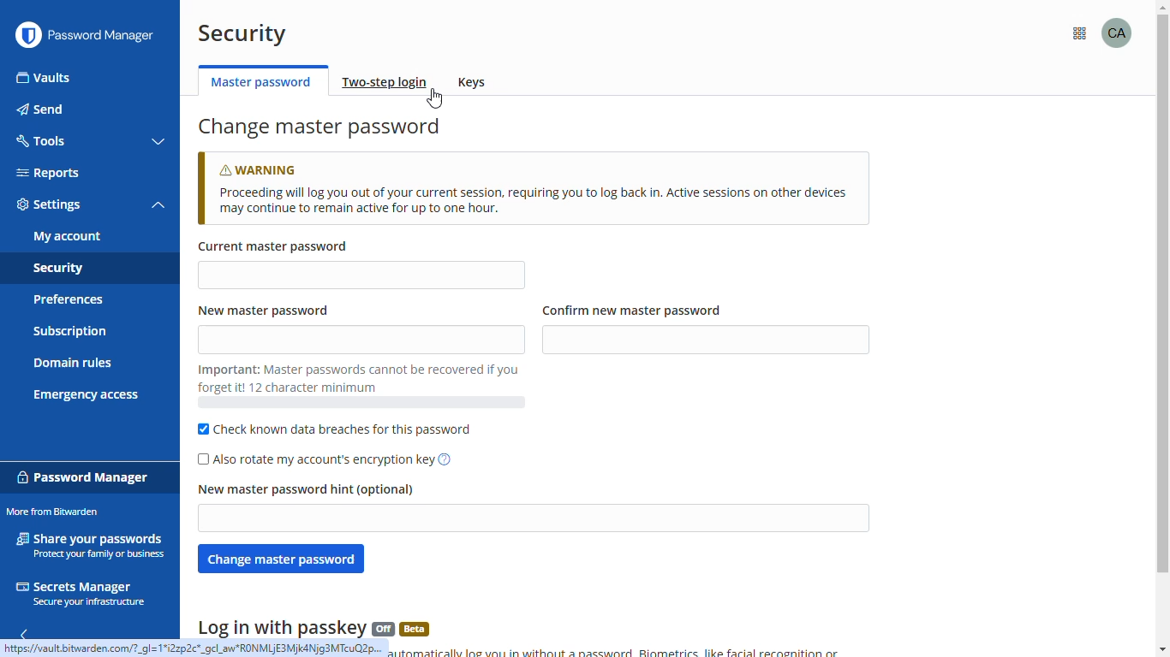  What do you see at coordinates (50, 205) in the screenshot?
I see `settings` at bounding box center [50, 205].